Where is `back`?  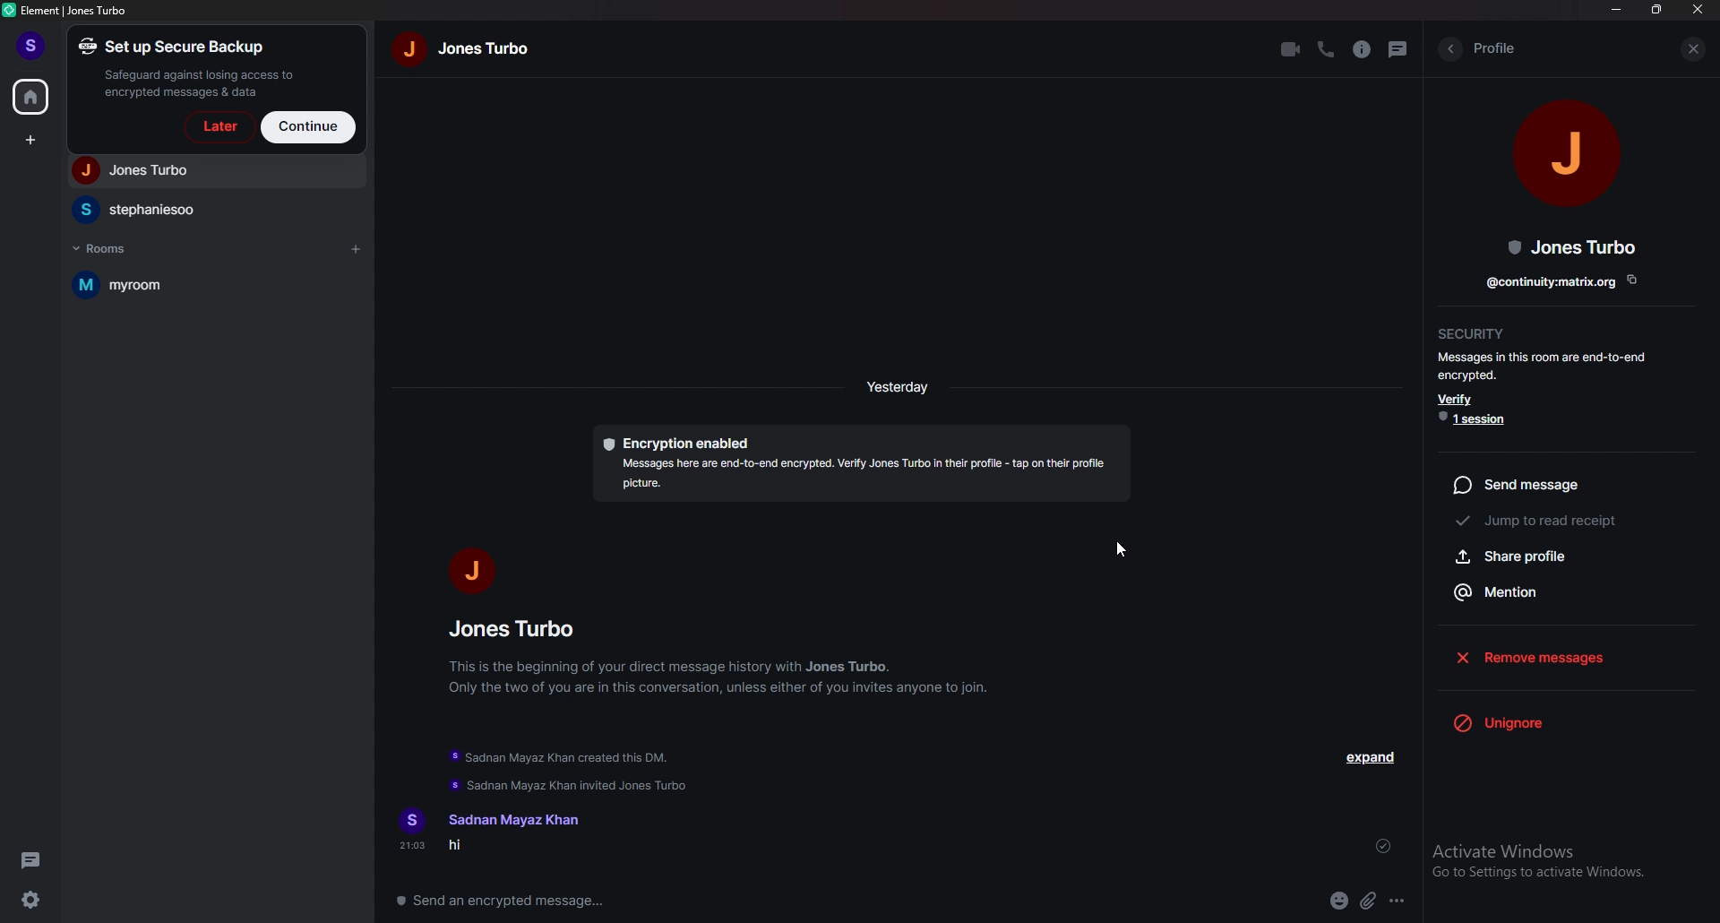 back is located at coordinates (1449, 48).